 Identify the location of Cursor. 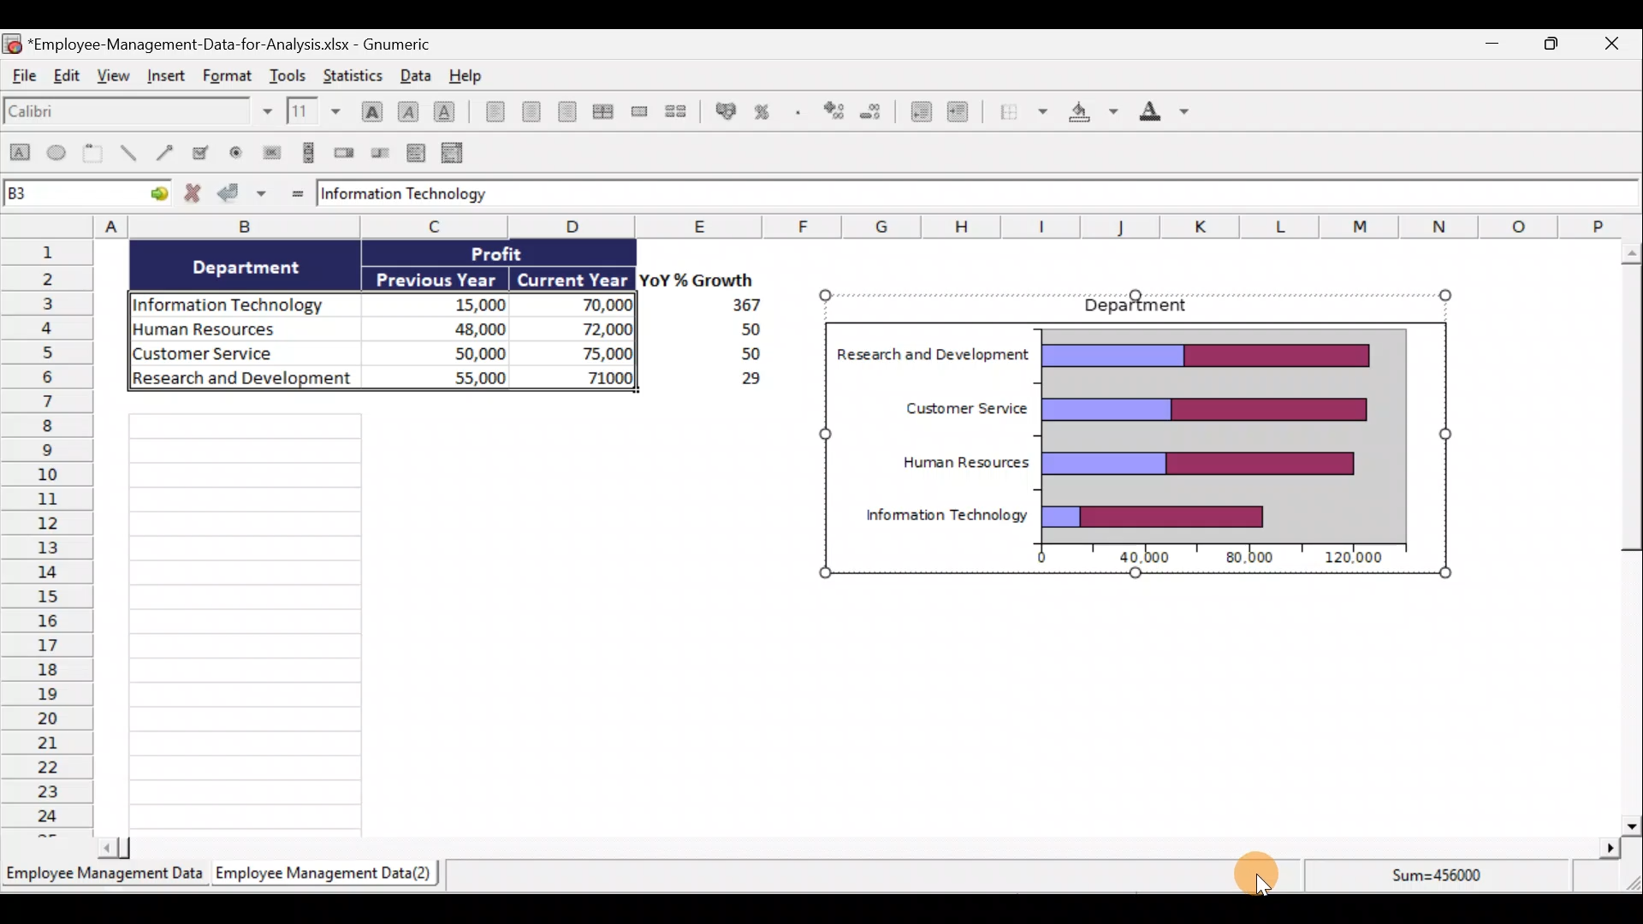
(1257, 883).